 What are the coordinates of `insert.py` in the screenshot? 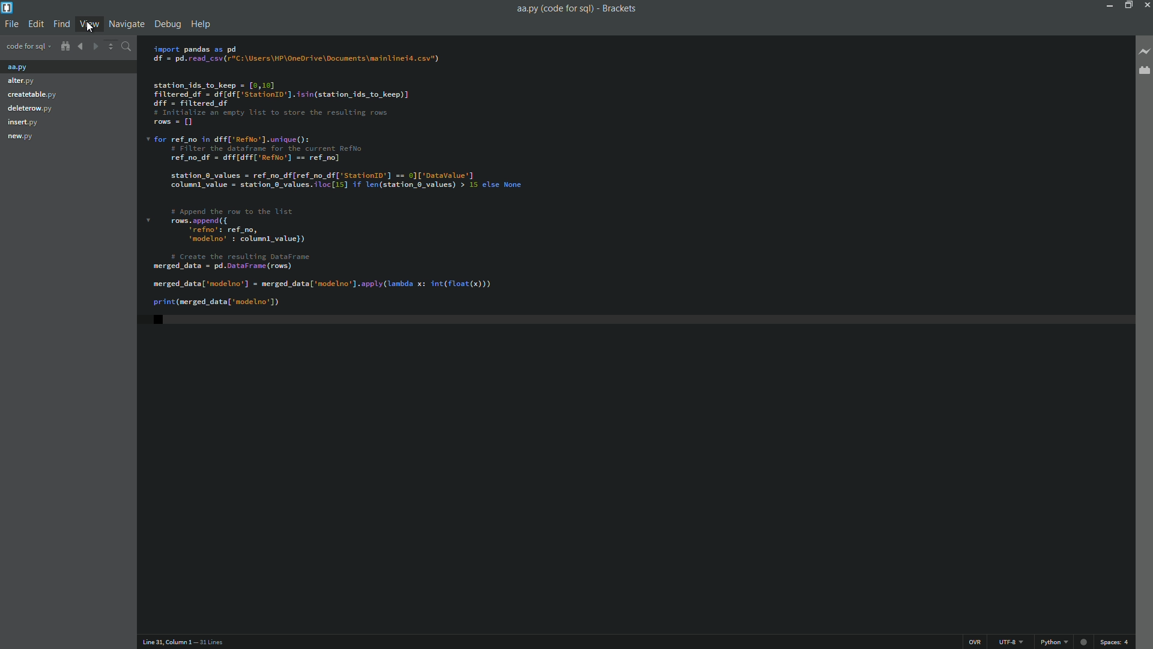 It's located at (26, 123).